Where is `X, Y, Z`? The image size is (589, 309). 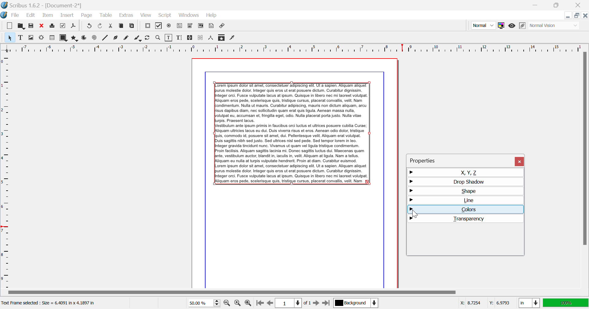 X, Y, Z is located at coordinates (465, 172).